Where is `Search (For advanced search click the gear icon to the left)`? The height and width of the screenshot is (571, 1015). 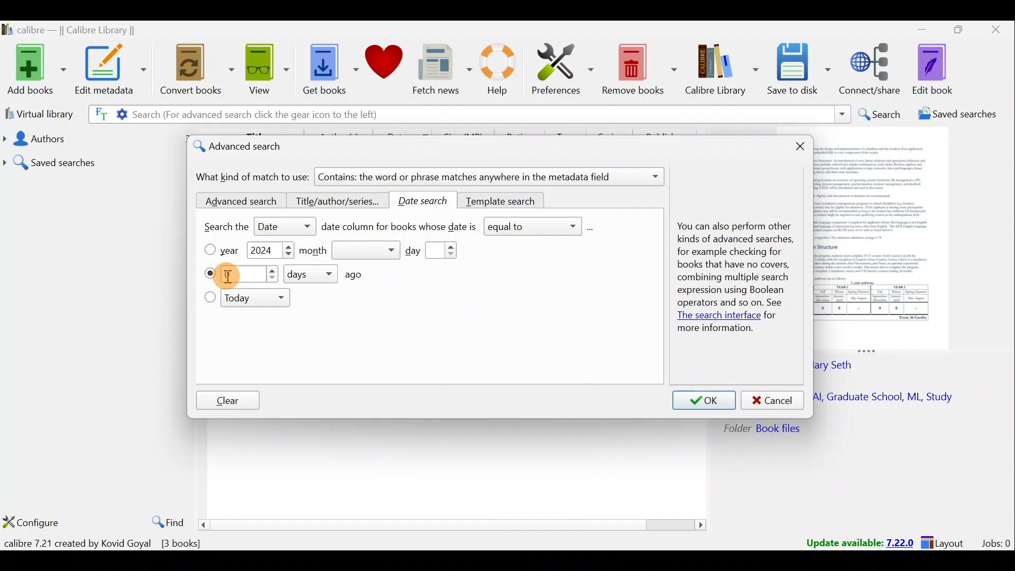 Search (For advanced search click the gear icon to the left) is located at coordinates (242, 116).